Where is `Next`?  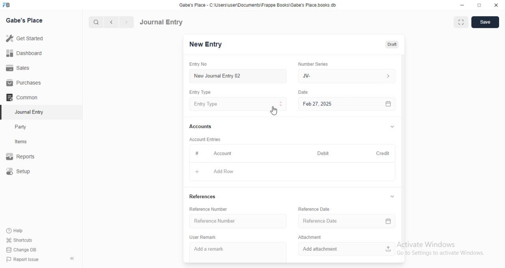 Next is located at coordinates (126, 22).